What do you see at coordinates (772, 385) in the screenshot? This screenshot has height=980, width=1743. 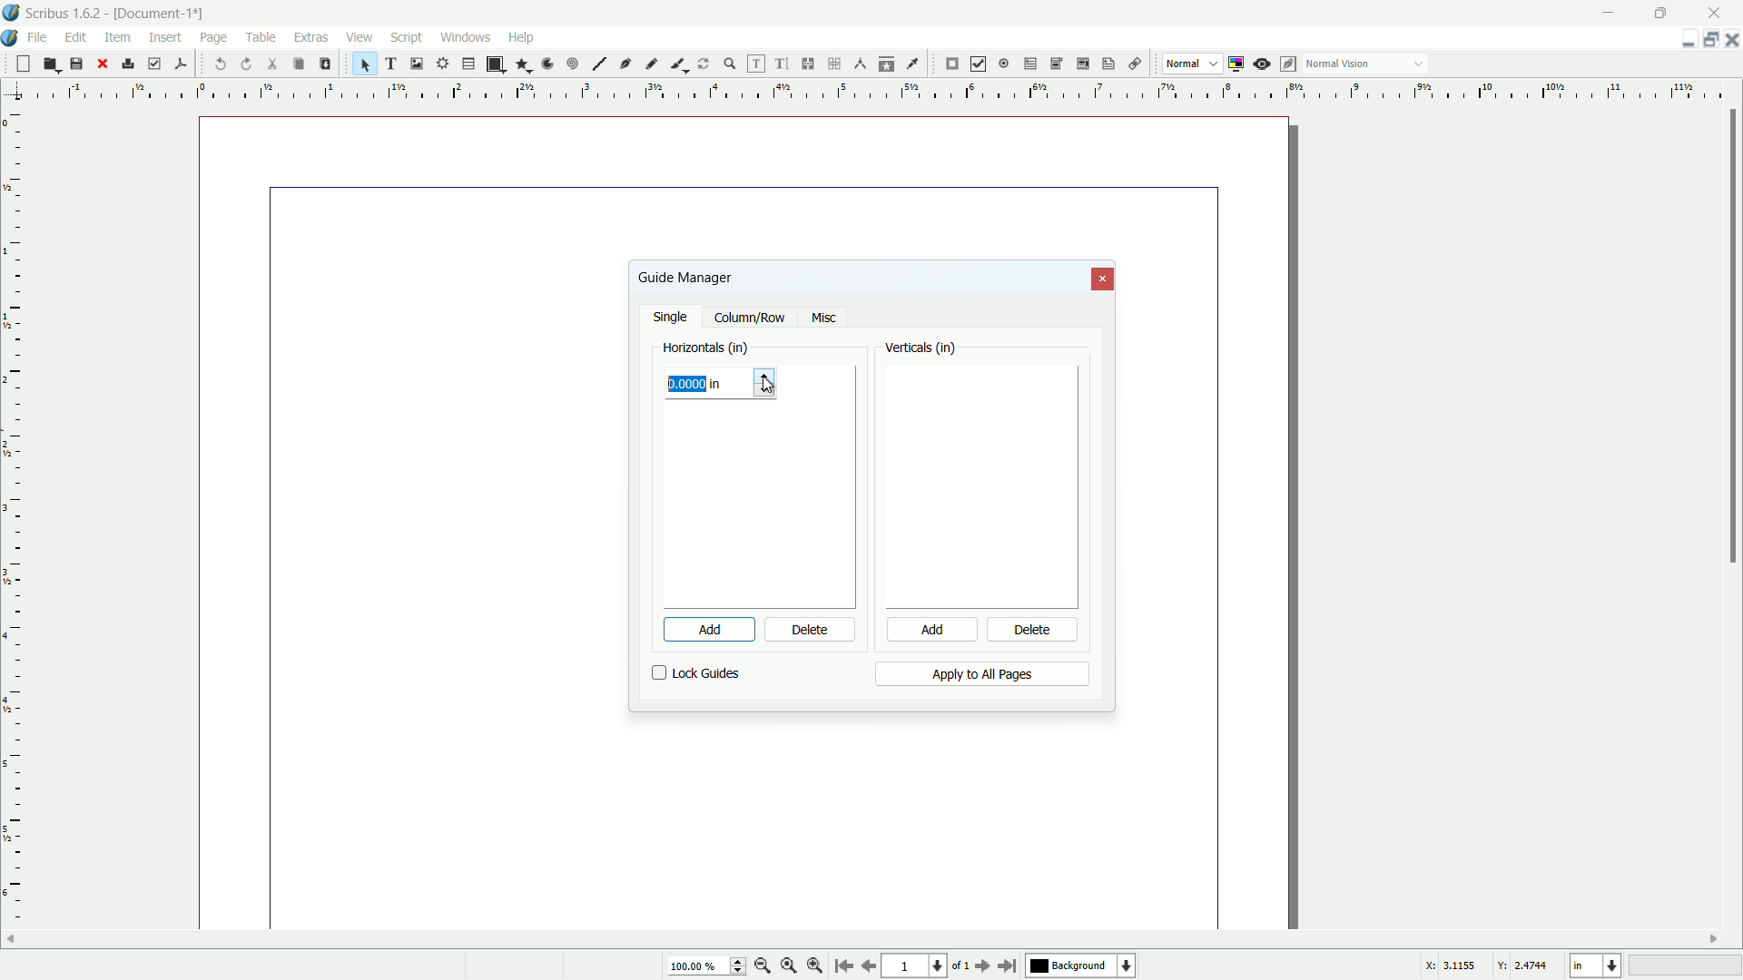 I see `cursor` at bounding box center [772, 385].